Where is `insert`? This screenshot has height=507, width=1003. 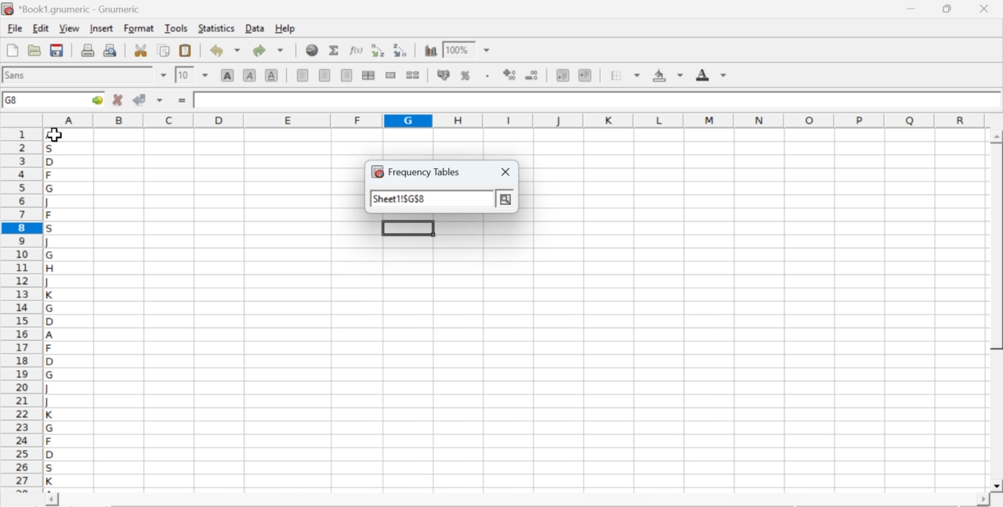
insert is located at coordinates (100, 27).